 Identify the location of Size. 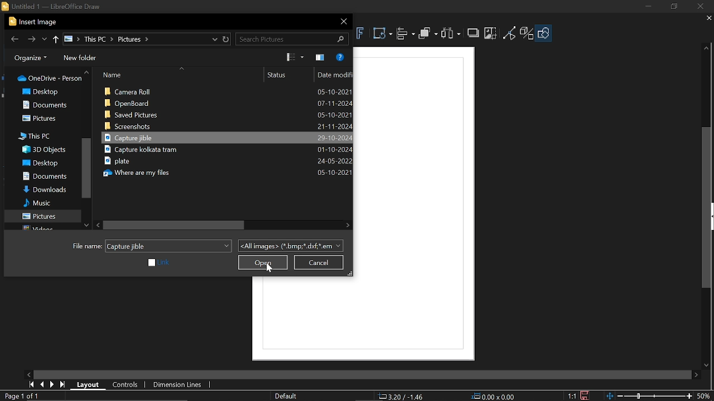
(494, 397).